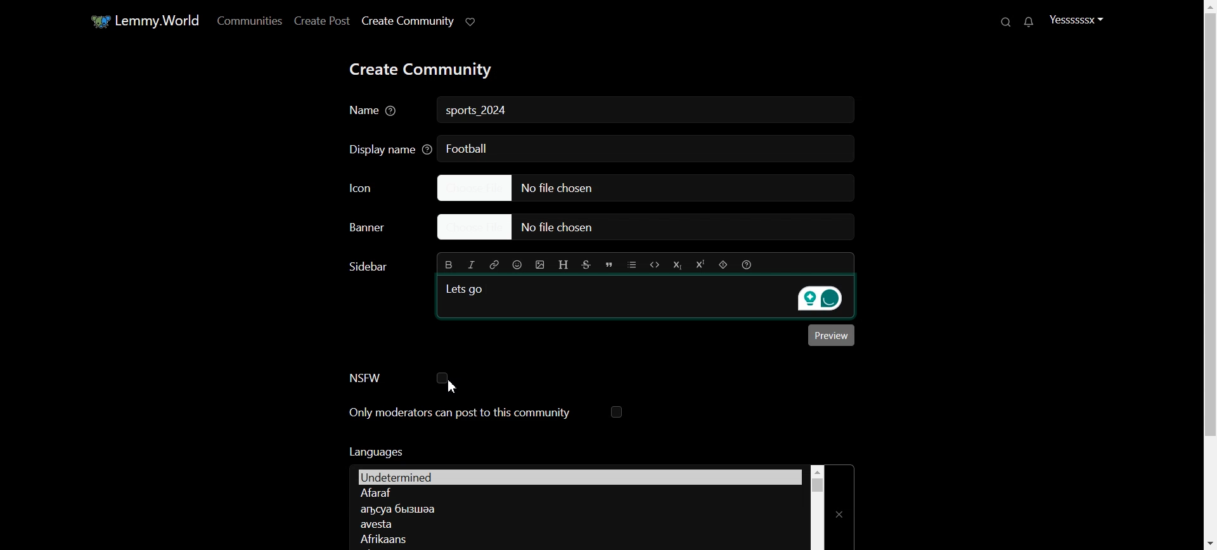  Describe the element at coordinates (676, 265) in the screenshot. I see `Subscript` at that location.